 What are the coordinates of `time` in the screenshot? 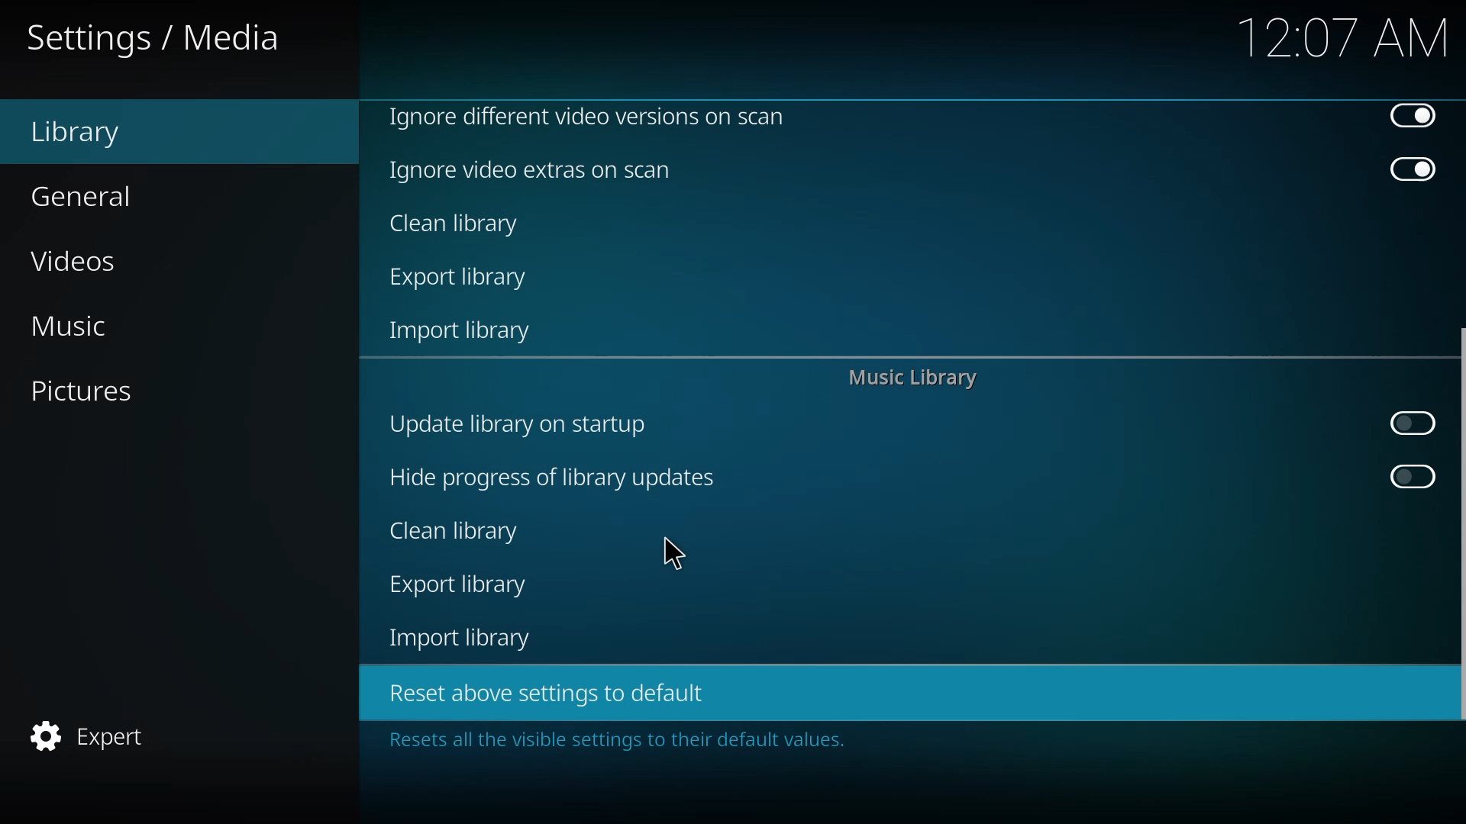 It's located at (1345, 37).